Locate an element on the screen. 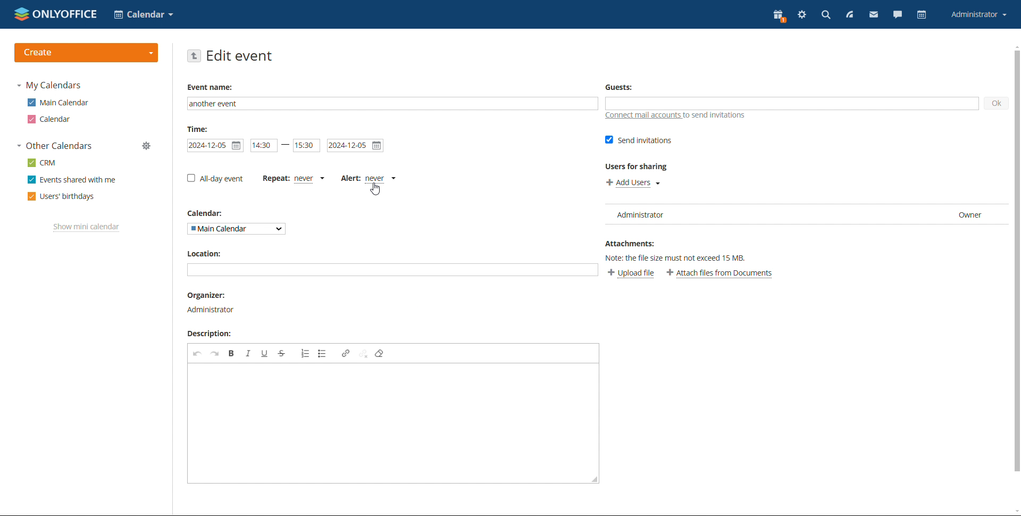 The image size is (1021, 516). add event name is located at coordinates (392, 104).